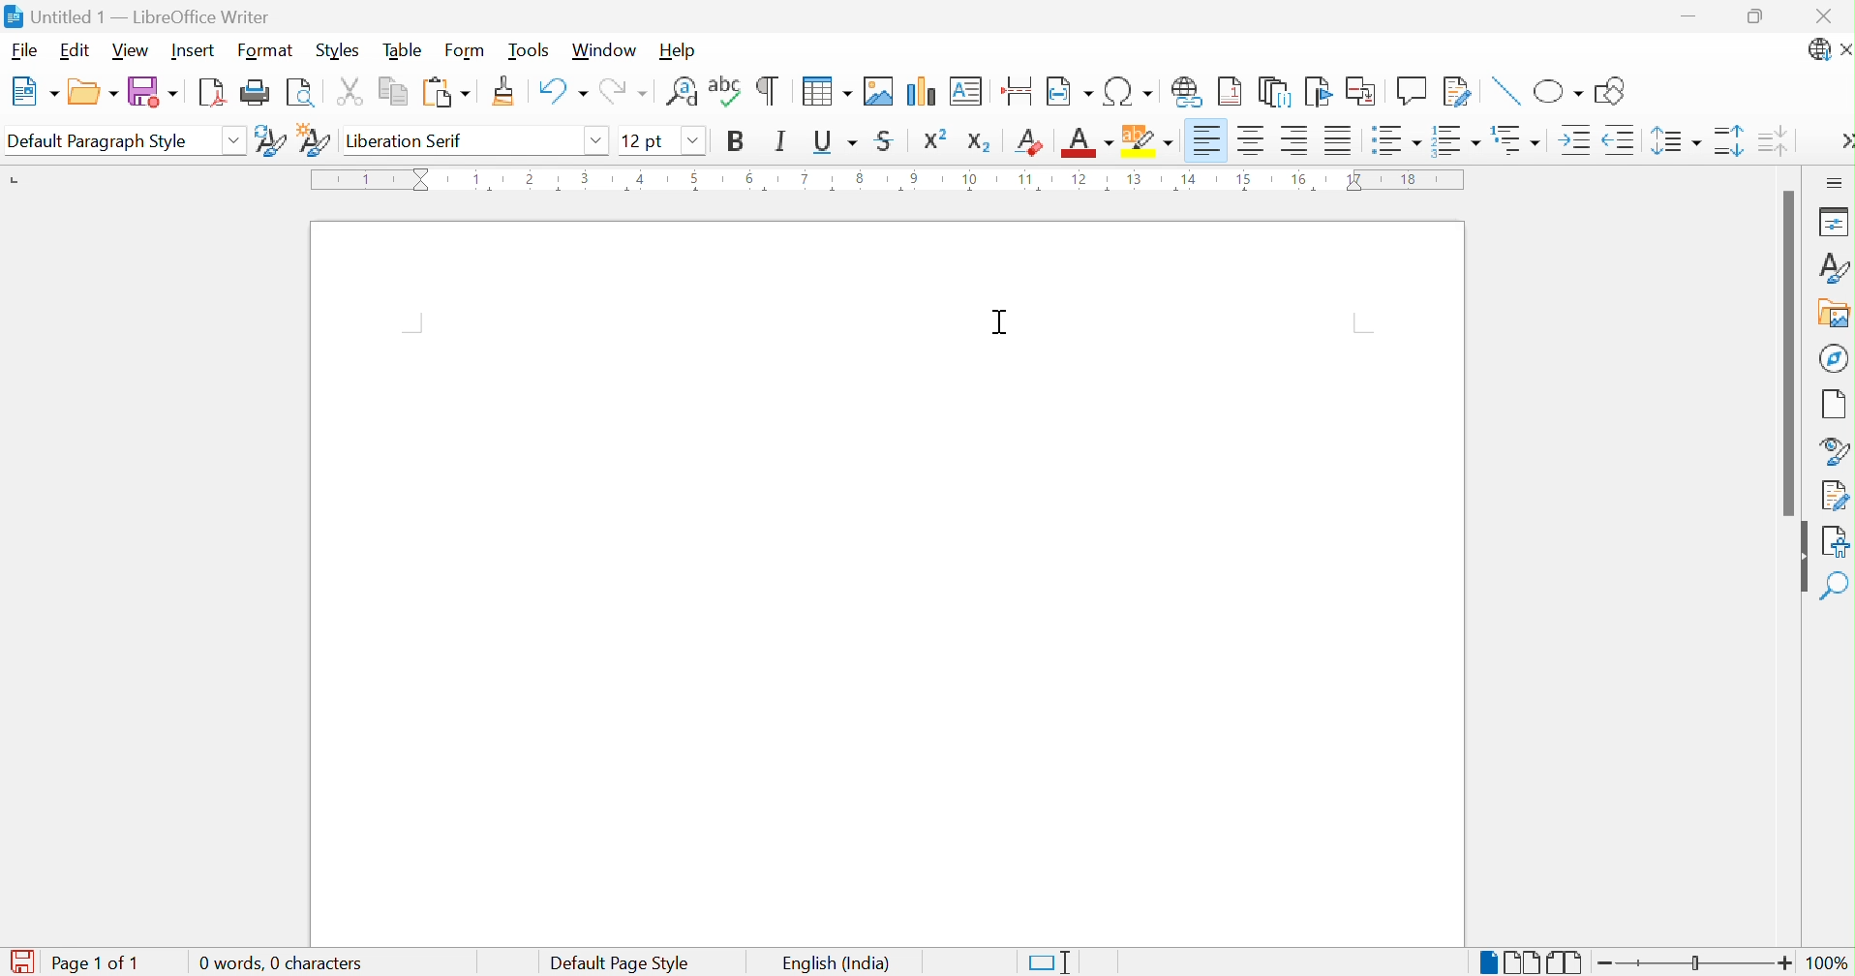  I want to click on Close, so click(1825, 19).